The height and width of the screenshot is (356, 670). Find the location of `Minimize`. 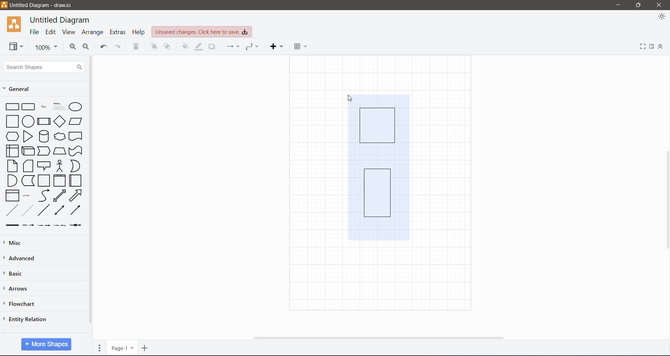

Minimize is located at coordinates (618, 5).